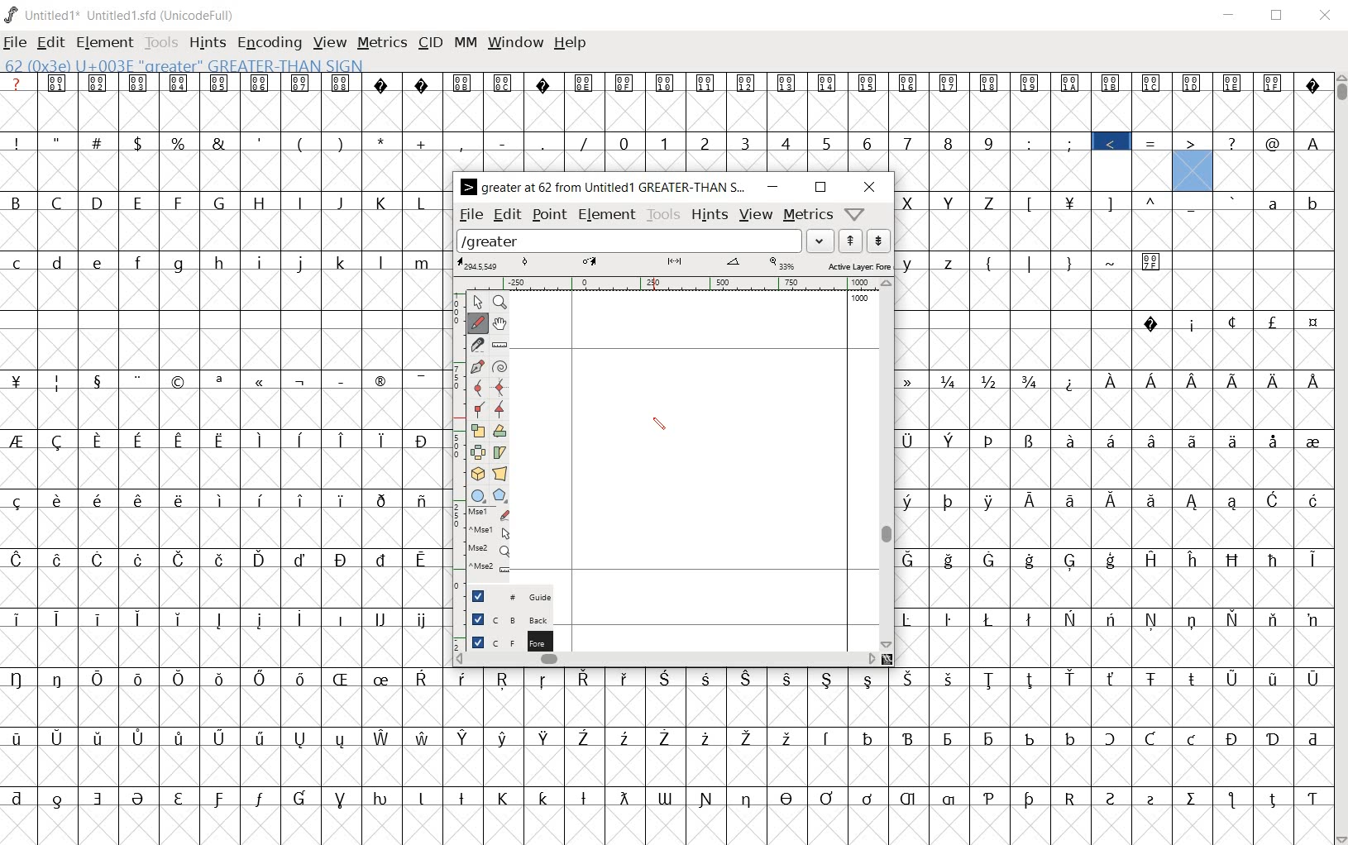 The image size is (1348, 845). What do you see at coordinates (476, 344) in the screenshot?
I see `cut splines in two` at bounding box center [476, 344].